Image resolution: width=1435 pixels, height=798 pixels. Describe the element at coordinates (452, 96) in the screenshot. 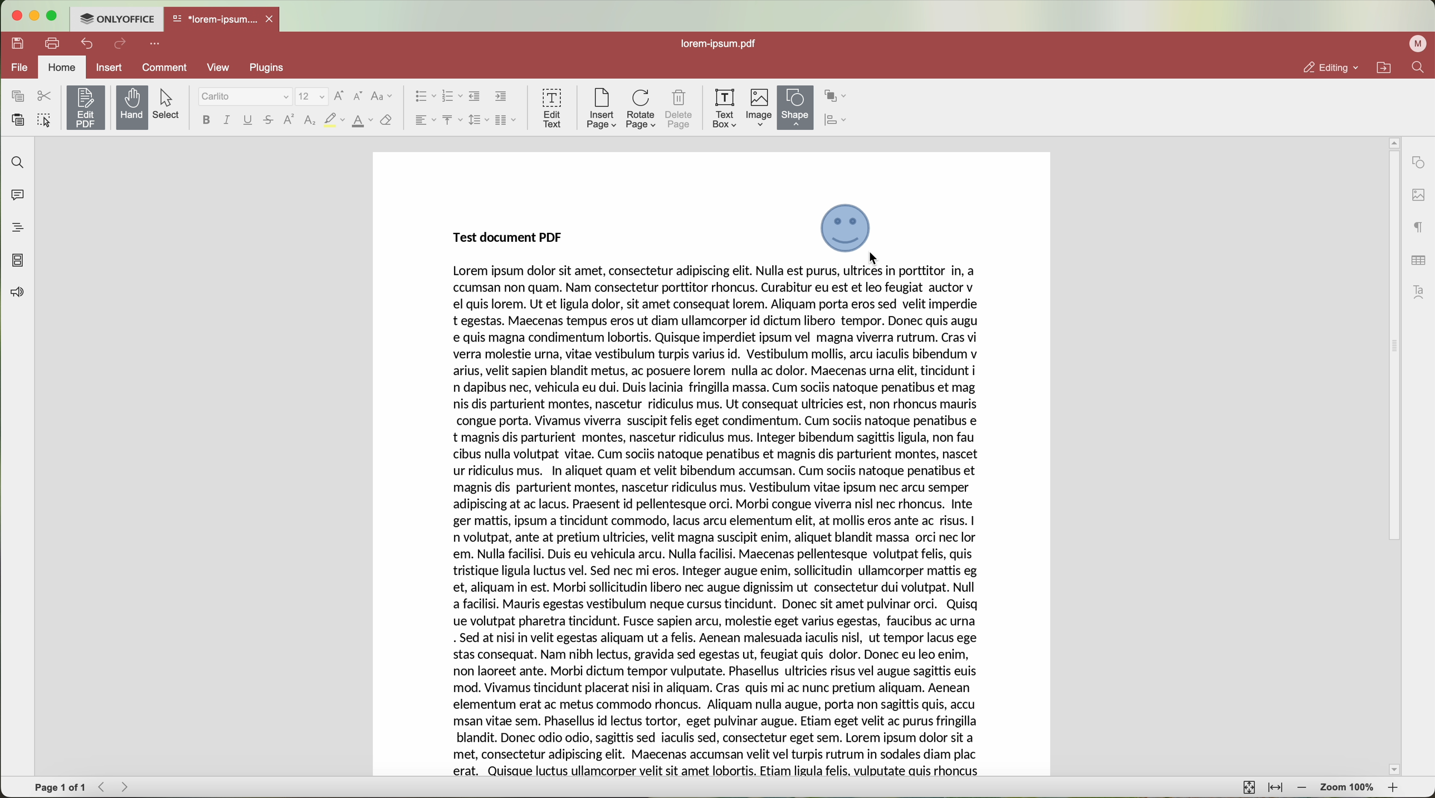

I see `numbered list` at that location.